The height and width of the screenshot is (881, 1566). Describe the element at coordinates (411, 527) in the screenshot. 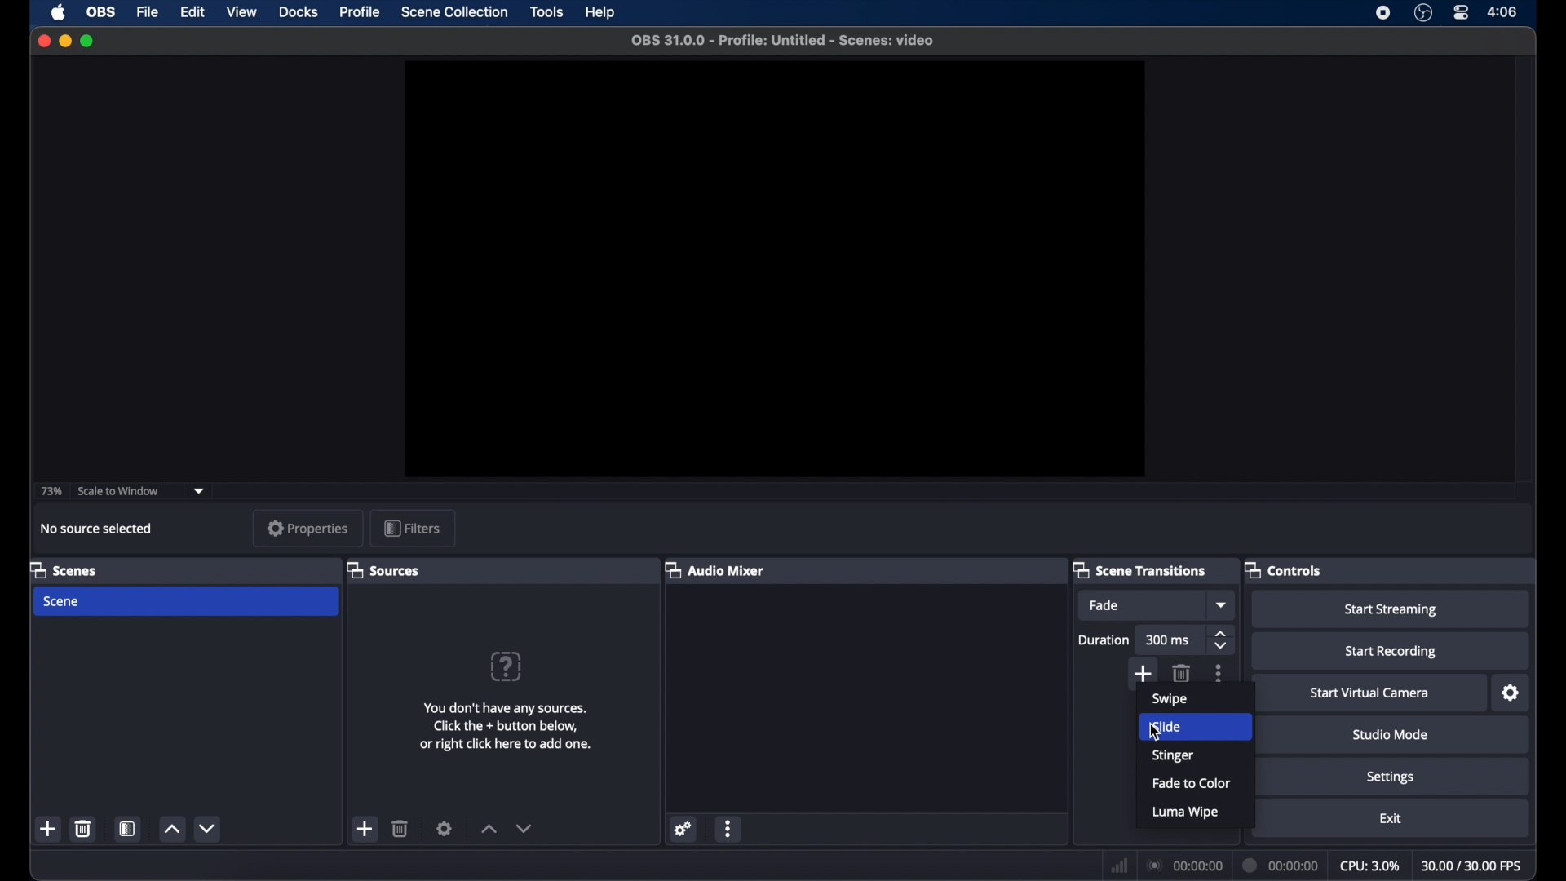

I see `filters` at that location.